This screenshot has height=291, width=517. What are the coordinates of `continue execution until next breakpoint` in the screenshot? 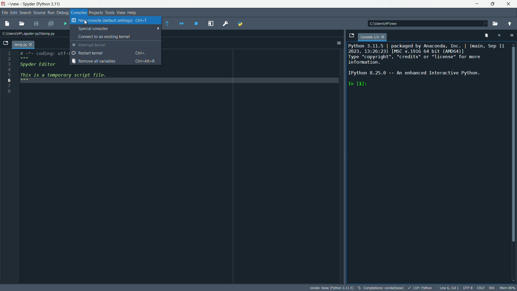 It's located at (179, 23).